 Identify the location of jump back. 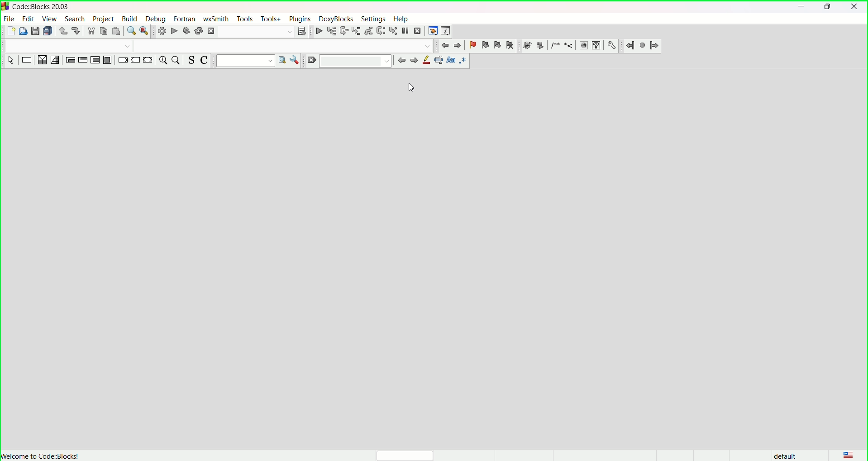
(443, 45).